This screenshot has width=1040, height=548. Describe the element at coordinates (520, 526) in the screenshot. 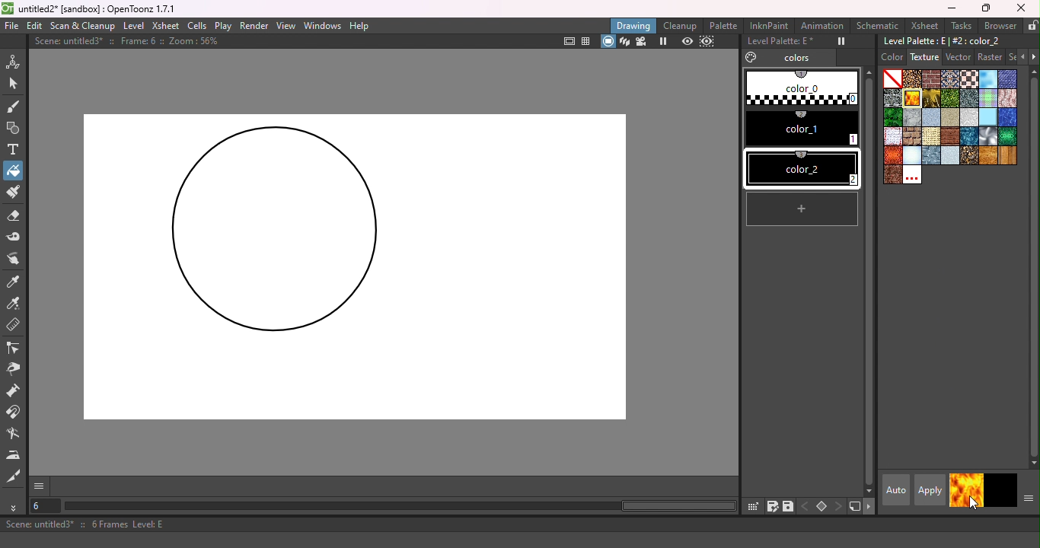

I see `Scene: untitled3* :: 6 Frames Level: E` at that location.